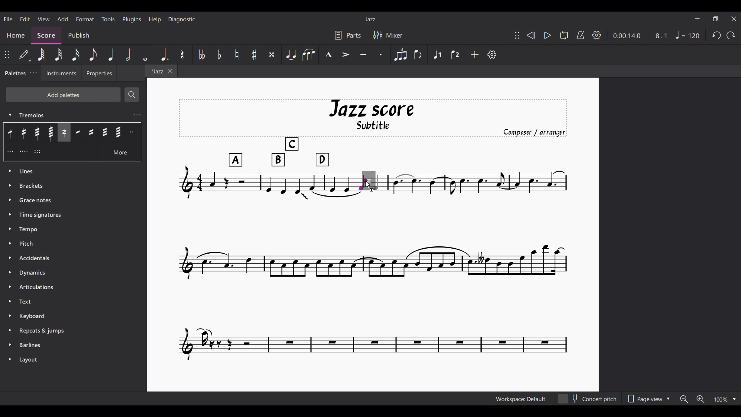 The width and height of the screenshot is (741, 417). What do you see at coordinates (91, 132) in the screenshot?
I see `16th between notes` at bounding box center [91, 132].